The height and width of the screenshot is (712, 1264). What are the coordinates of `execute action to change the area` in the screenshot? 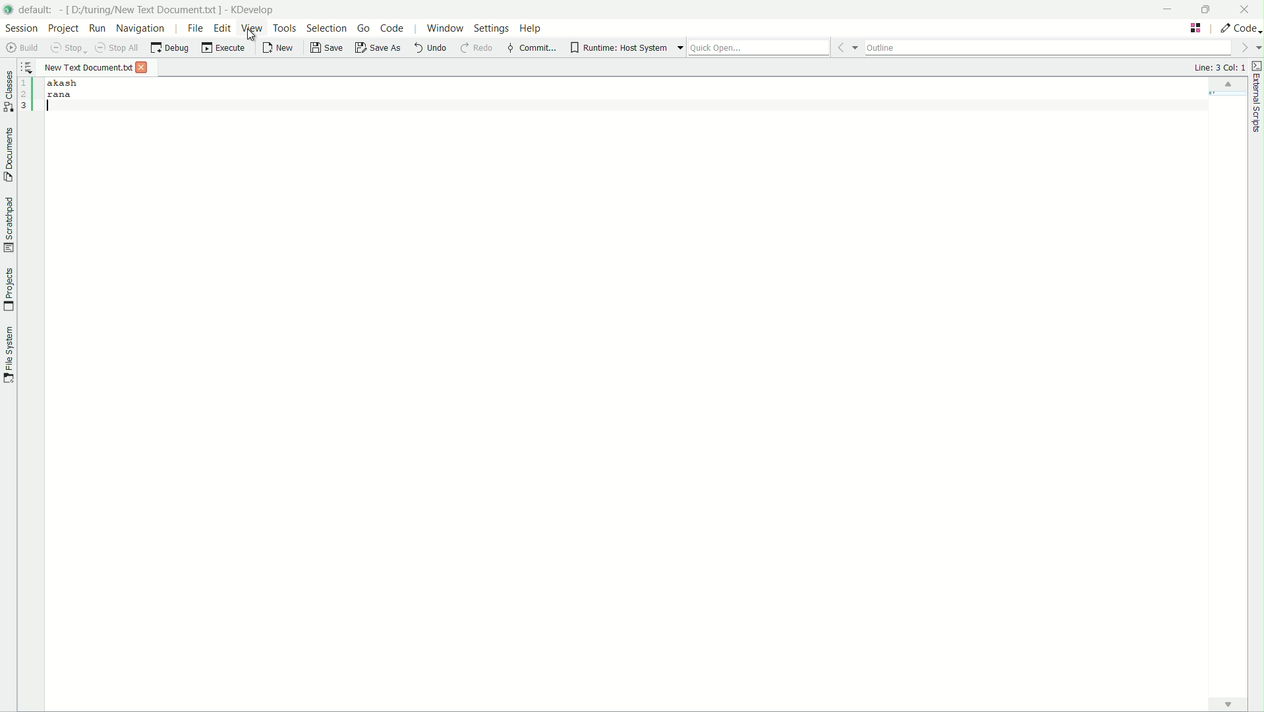 It's located at (1239, 28).